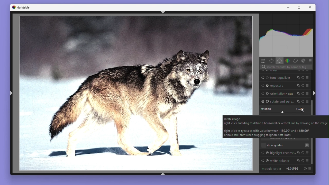  Describe the element at coordinates (285, 101) in the screenshot. I see `Rotate and perspective` at that location.